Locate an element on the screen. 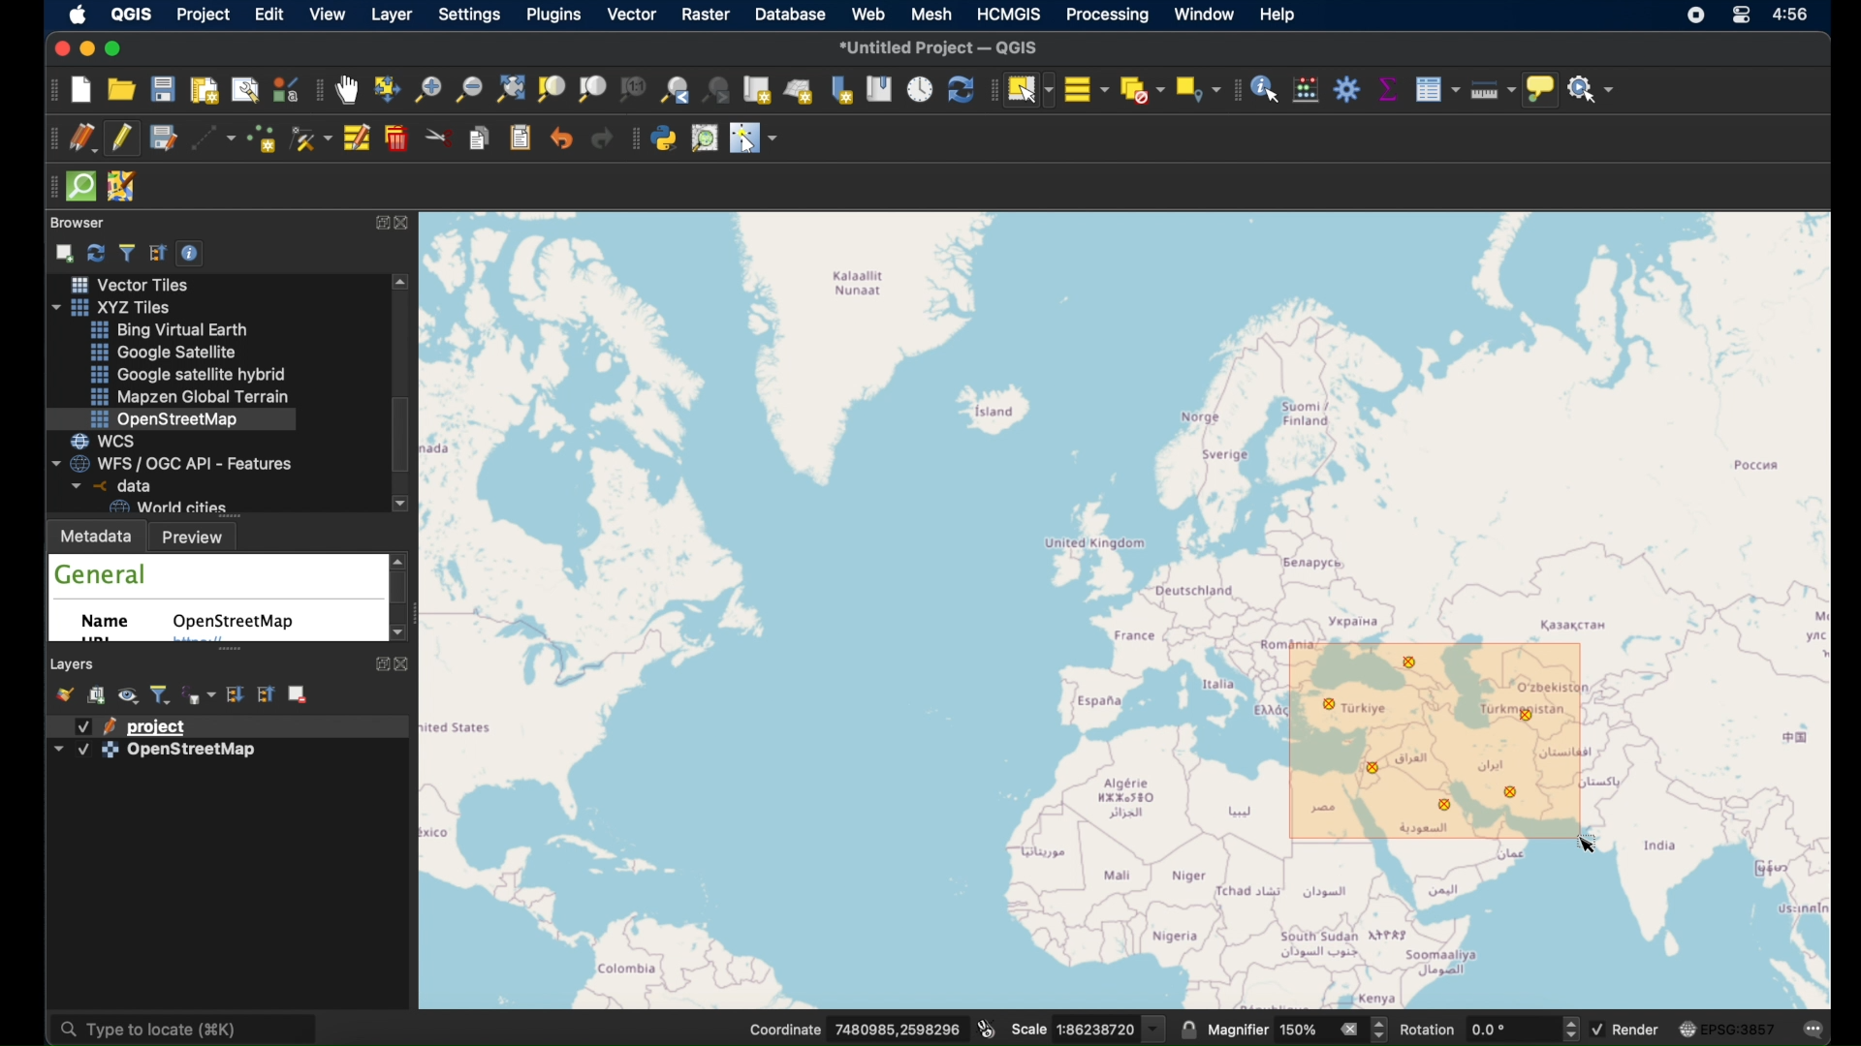 Image resolution: width=1861 pixels, height=1046 pixels. statistical summary is located at coordinates (1386, 89).